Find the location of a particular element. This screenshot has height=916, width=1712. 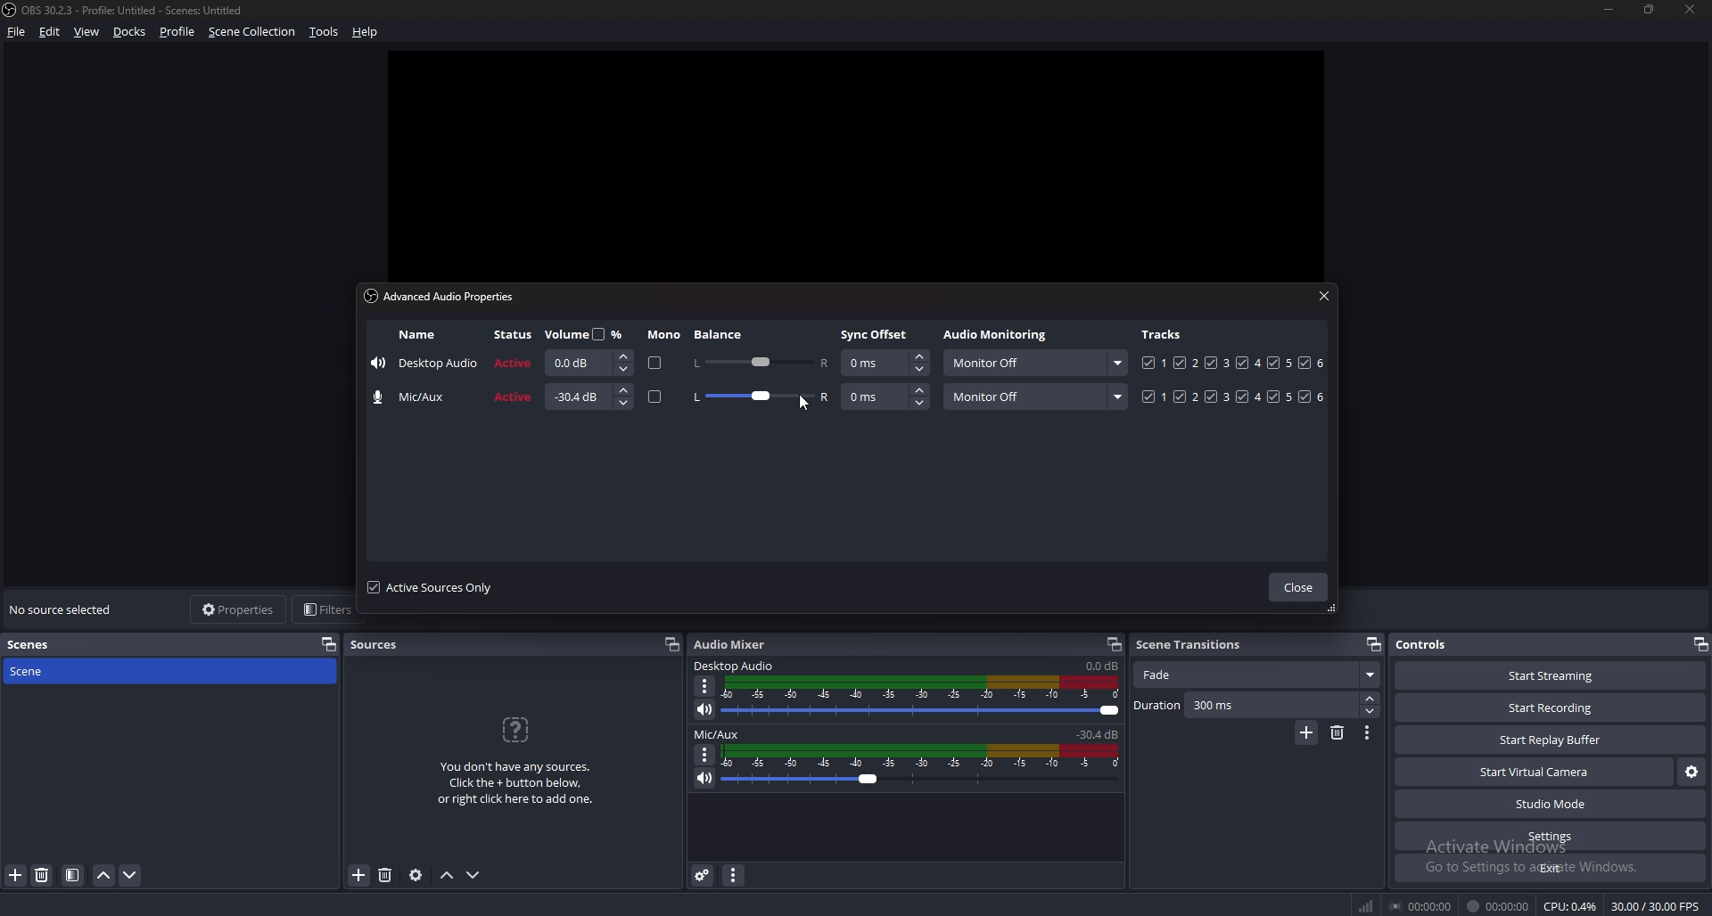

source properties is located at coordinates (416, 875).